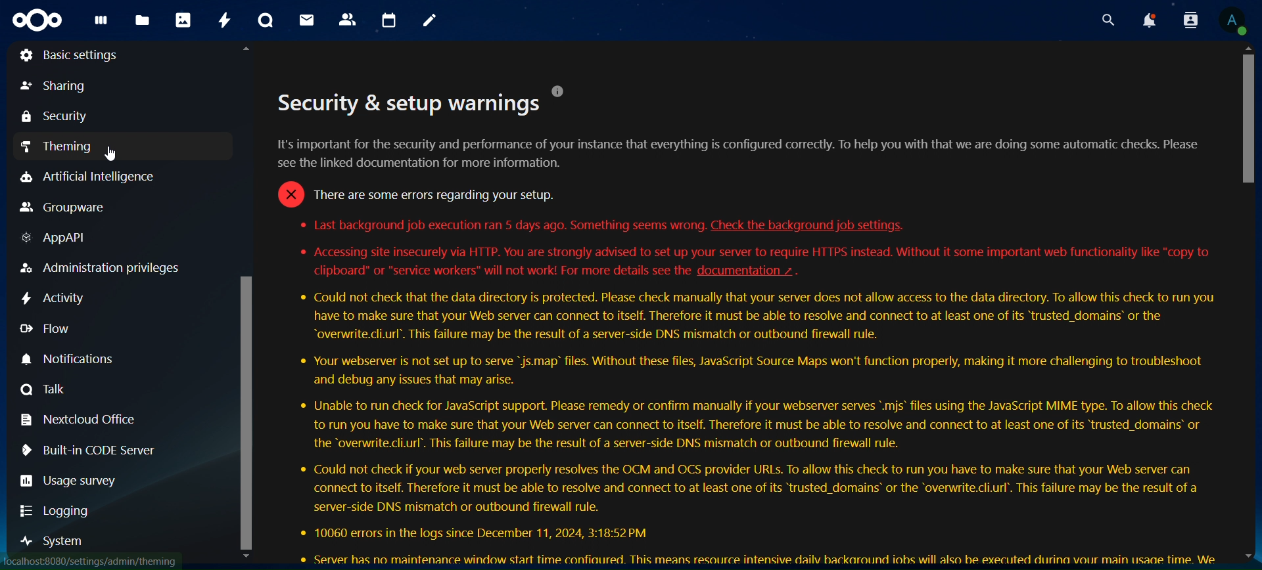  What do you see at coordinates (60, 146) in the screenshot?
I see `theming` at bounding box center [60, 146].